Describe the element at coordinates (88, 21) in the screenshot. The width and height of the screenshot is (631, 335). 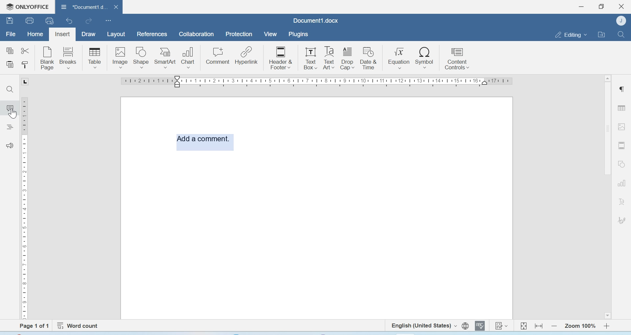
I see `Redo` at that location.